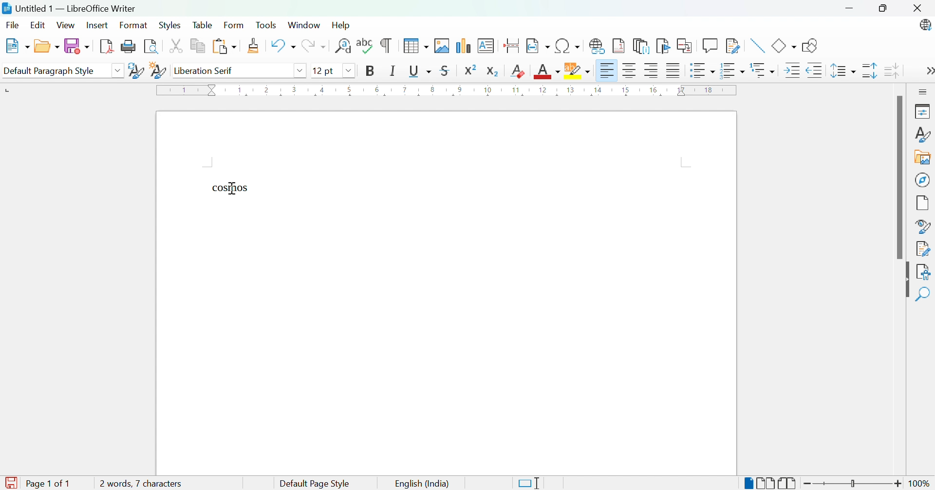 This screenshot has width=935, height=490. Describe the element at coordinates (763, 71) in the screenshot. I see `Select outline format` at that location.